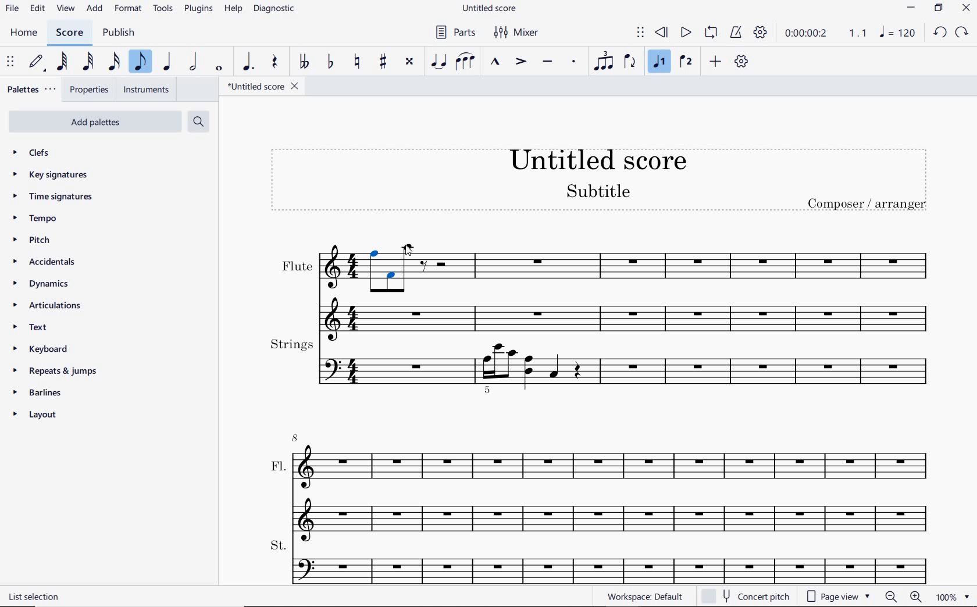 The image size is (977, 607). I want to click on articulations, so click(47, 306).